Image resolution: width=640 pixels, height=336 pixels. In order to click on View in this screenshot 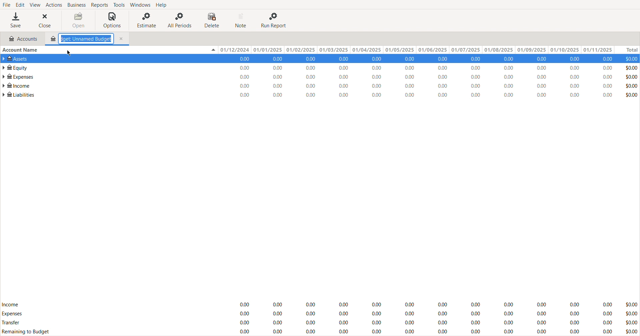, I will do `click(34, 4)`.